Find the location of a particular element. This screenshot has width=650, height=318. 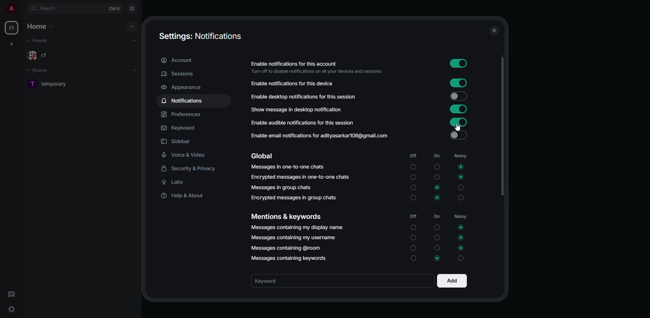

global is located at coordinates (262, 156).